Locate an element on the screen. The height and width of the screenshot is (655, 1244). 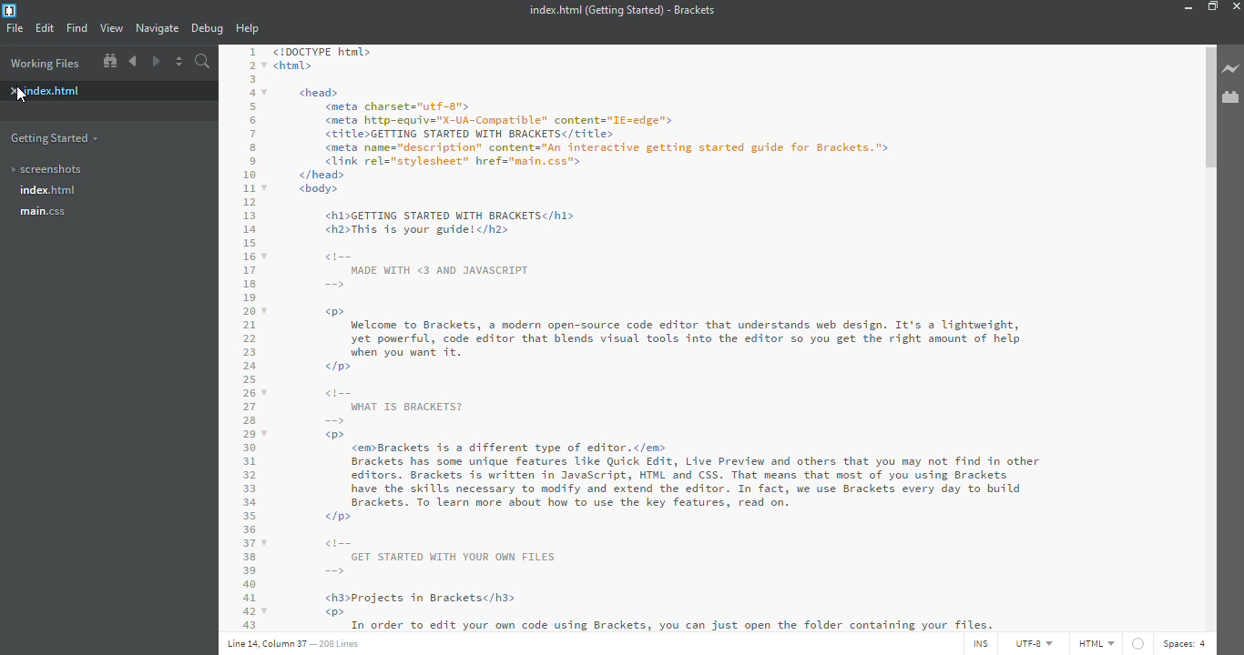
!DOCTYPE html>
html>
<head>
<meta charset="utf-">
<meta http-equiv="x-UA-Compatible" content="I¢=edge">
<EIE1eGETTING STARTED WITH BRACKETS</title>
<meta name="description” contents="An interactive getting started guide for Brackets."
<link rel="stylesheet” href="main.css">
</head>
<body>
<h1>GETTING STARTED WITH BRACKETS</hl>
<h2>This 1s your guide! </h2>
cii=
WADE WITH <3 AND JAVASCRIPT
w»
Welcome to Brackets, a modern open-source code editor that understands web design. It's a lightweight,
yet powerful, code editor that blends visual tools into the editor so you get the right amount of help
when you want it.
p>
Gi
WHAT I BRACKETS? is located at coordinates (676, 233).